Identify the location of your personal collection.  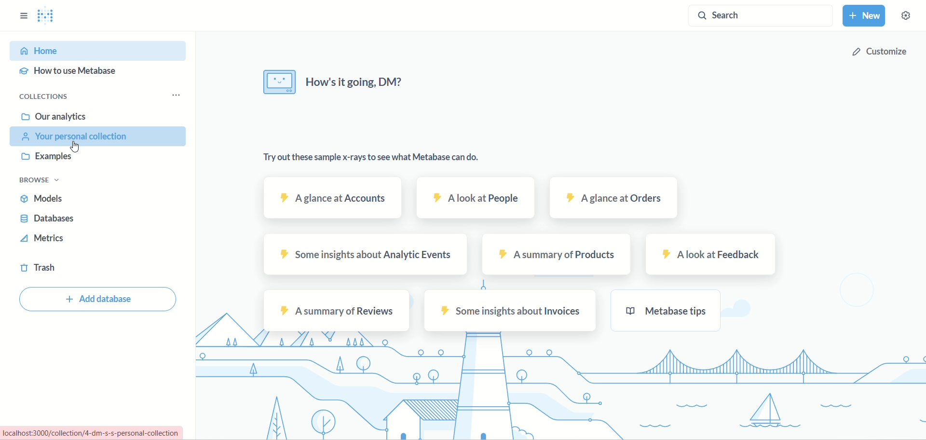
(100, 137).